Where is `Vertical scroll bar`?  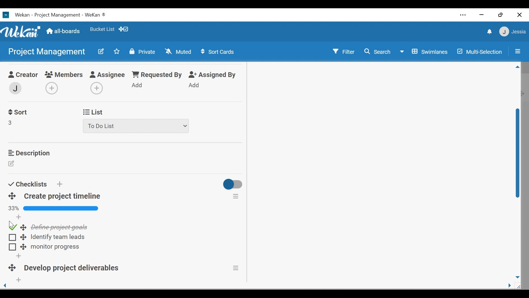
Vertical scroll bar is located at coordinates (518, 156).